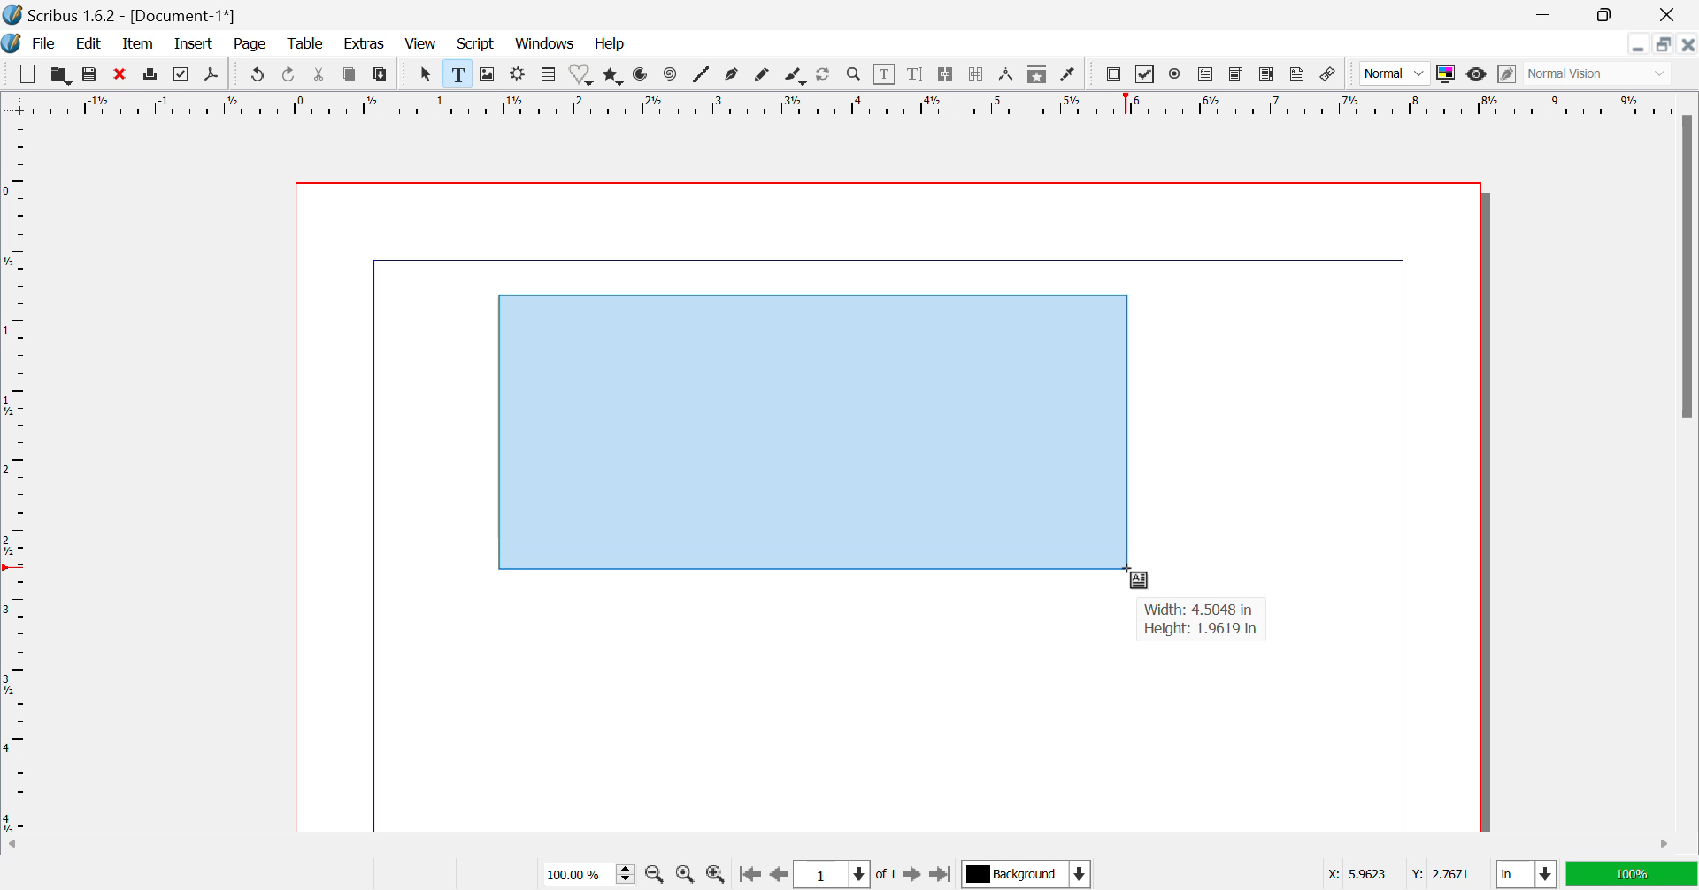 Image resolution: width=1699 pixels, height=890 pixels. What do you see at coordinates (549, 75) in the screenshot?
I see `Table` at bounding box center [549, 75].